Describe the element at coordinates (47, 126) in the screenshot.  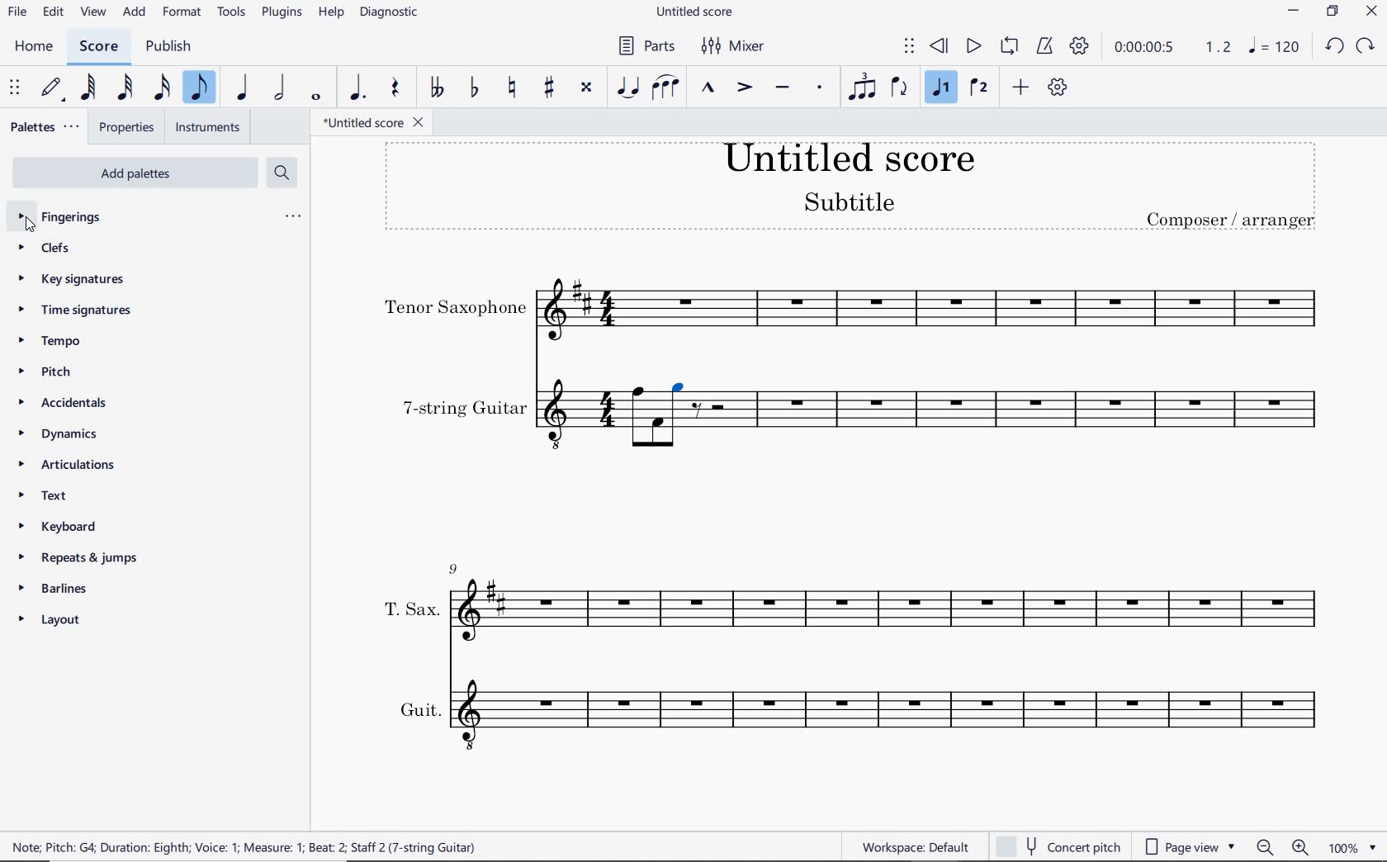
I see `PALETTES` at that location.